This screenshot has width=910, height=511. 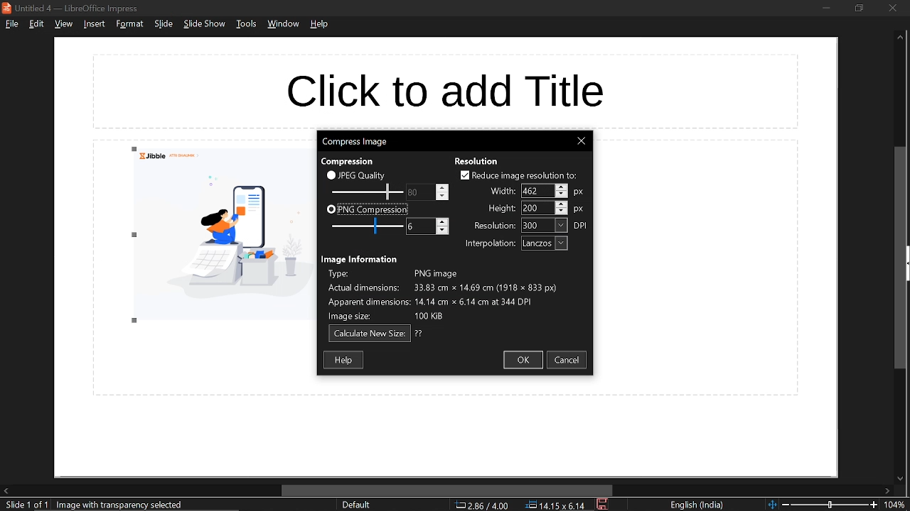 I want to click on Change PNG compression, so click(x=420, y=226).